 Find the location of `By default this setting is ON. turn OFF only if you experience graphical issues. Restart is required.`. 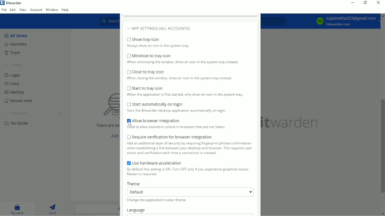

By default this setting is ON. turn OFF only if you experience graphical issues. Restart is required. is located at coordinates (187, 172).